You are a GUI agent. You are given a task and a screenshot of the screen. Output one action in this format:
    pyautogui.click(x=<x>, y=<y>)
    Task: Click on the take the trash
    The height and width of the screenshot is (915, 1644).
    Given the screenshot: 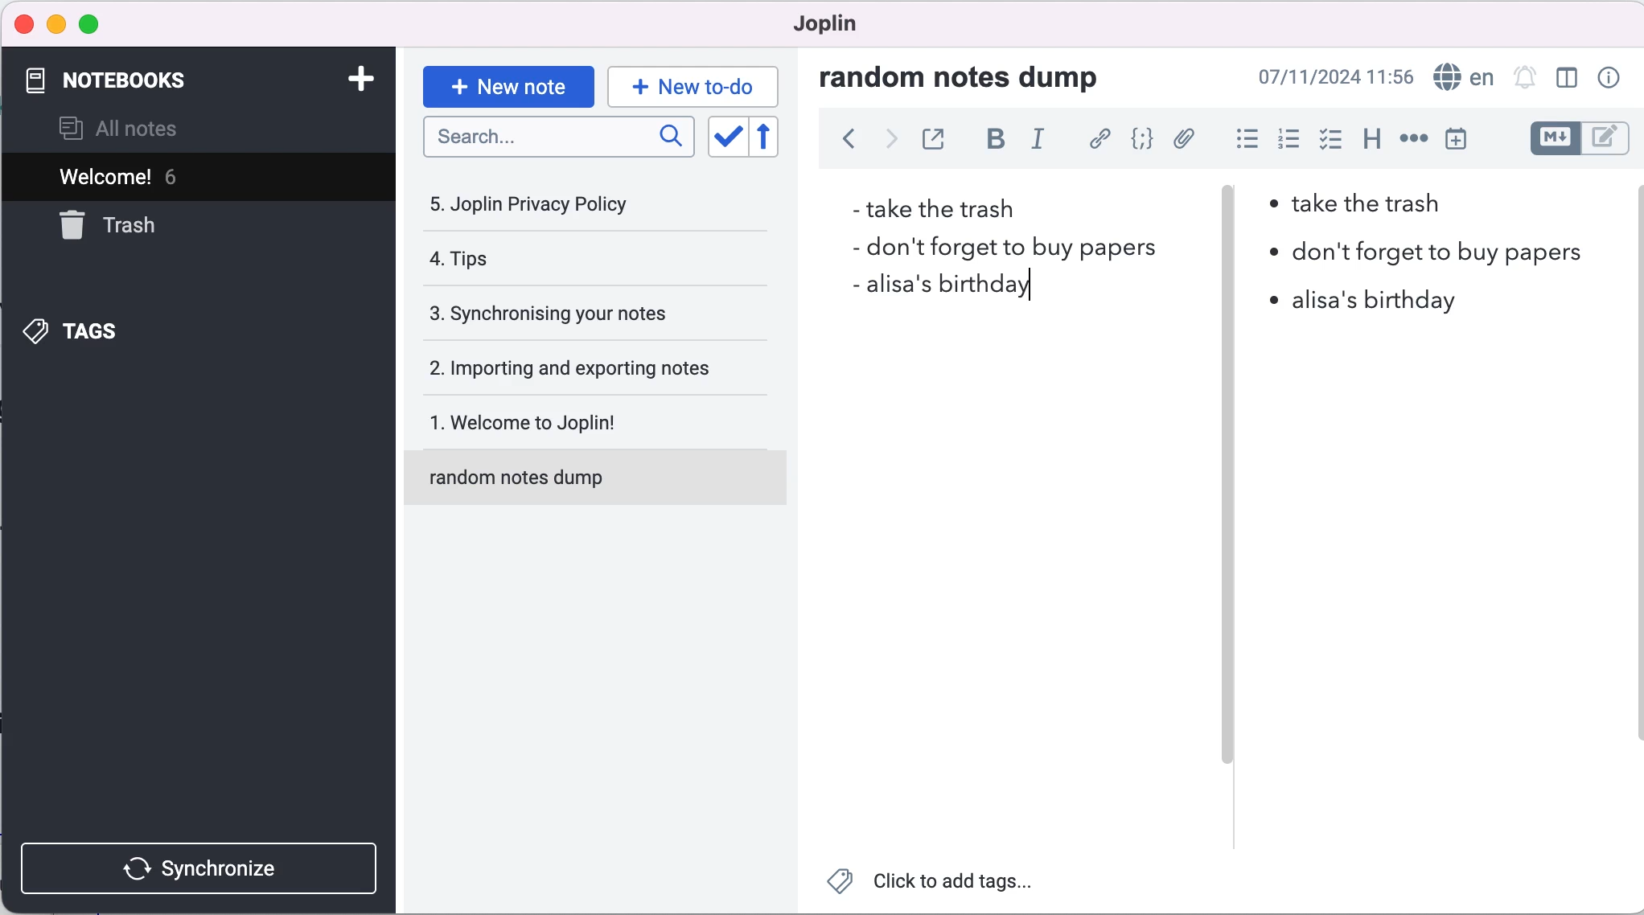 What is the action you would take?
    pyautogui.click(x=937, y=207)
    